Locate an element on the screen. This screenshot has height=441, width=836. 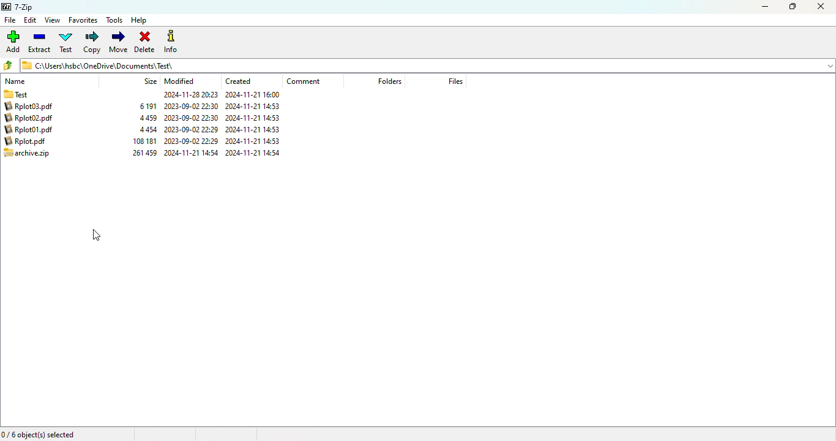
C:\Users\hsbc\OneDrive\Documents\ Test\ is located at coordinates (417, 66).